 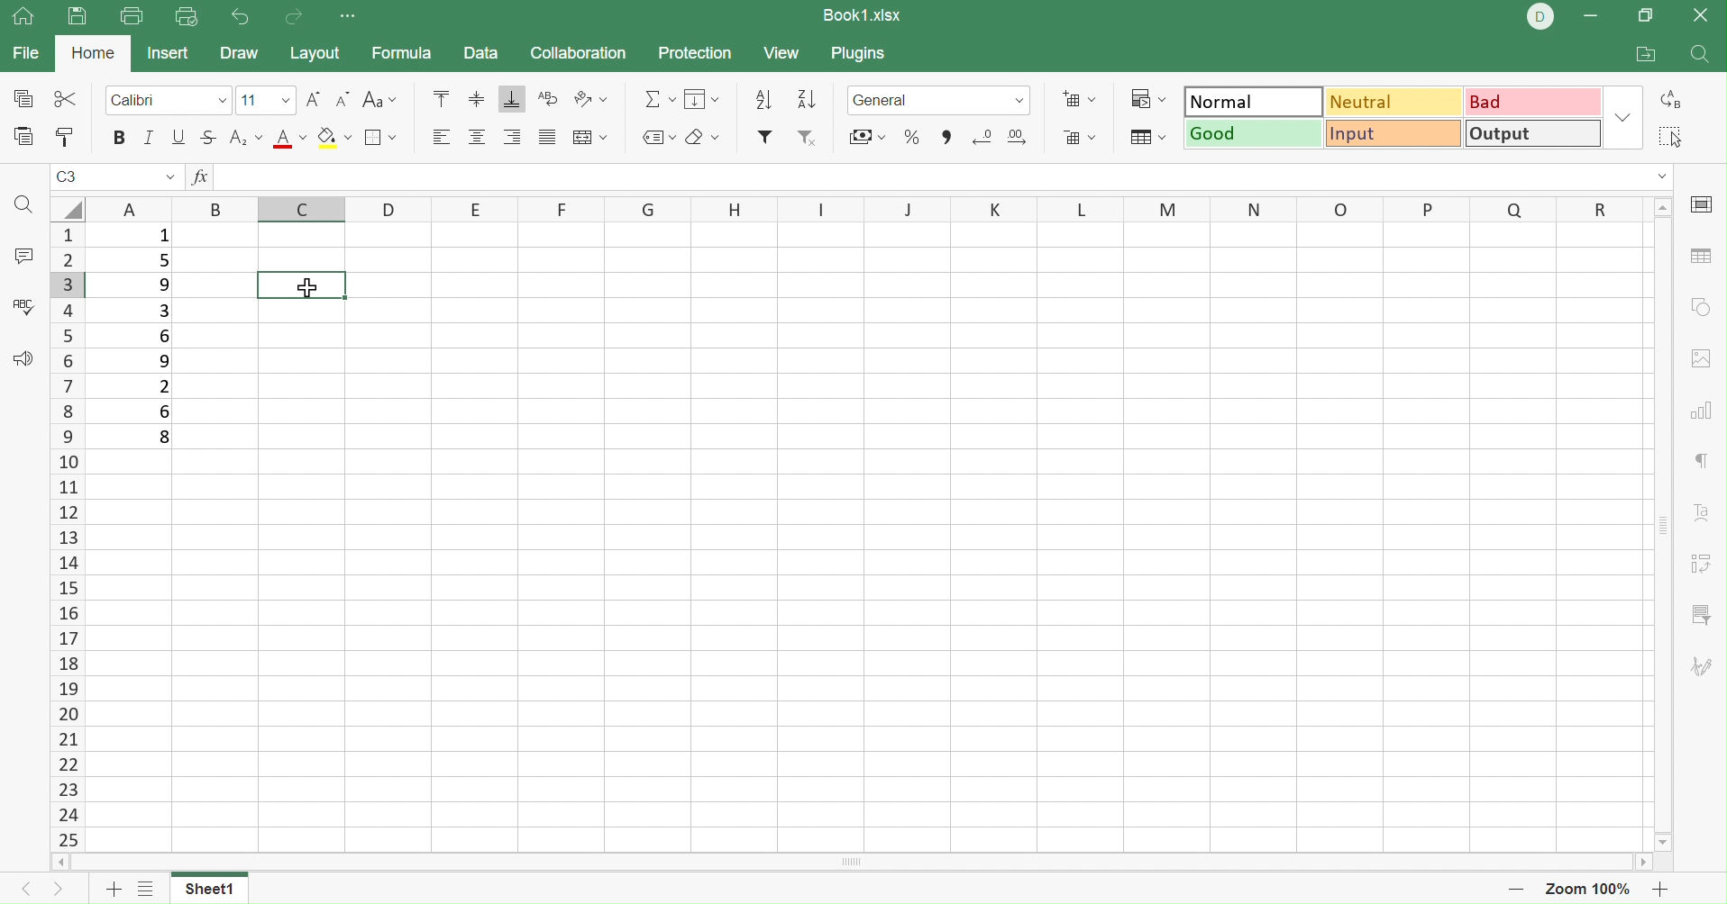 What do you see at coordinates (312, 99) in the screenshot?
I see `Increment font size` at bounding box center [312, 99].